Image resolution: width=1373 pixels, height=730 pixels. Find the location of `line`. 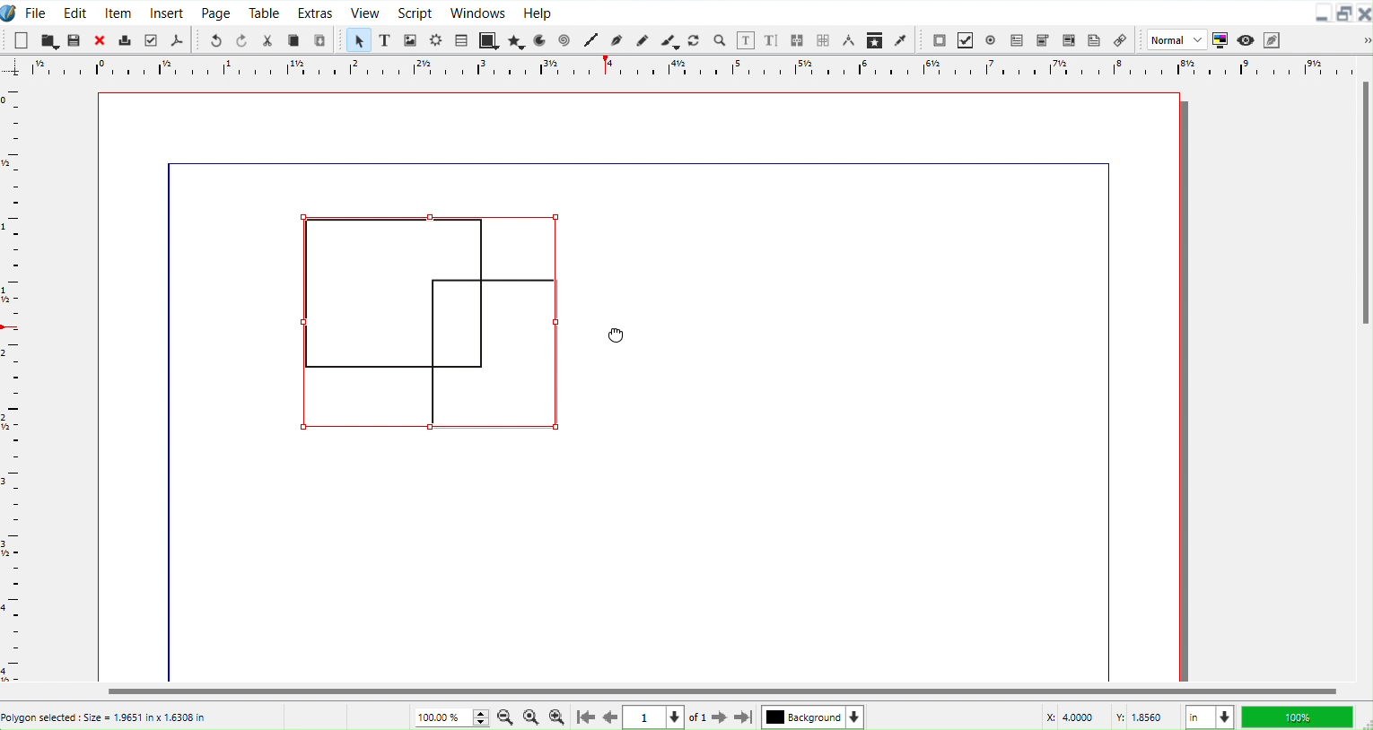

line is located at coordinates (639, 162).